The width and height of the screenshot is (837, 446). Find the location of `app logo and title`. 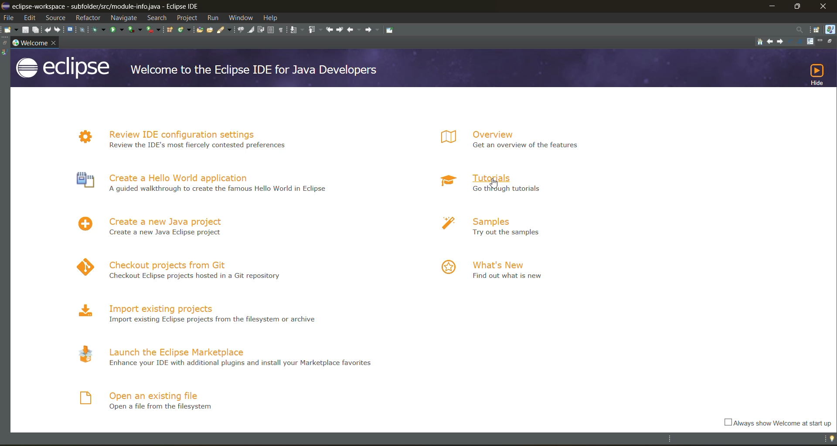

app logo and title is located at coordinates (65, 70).